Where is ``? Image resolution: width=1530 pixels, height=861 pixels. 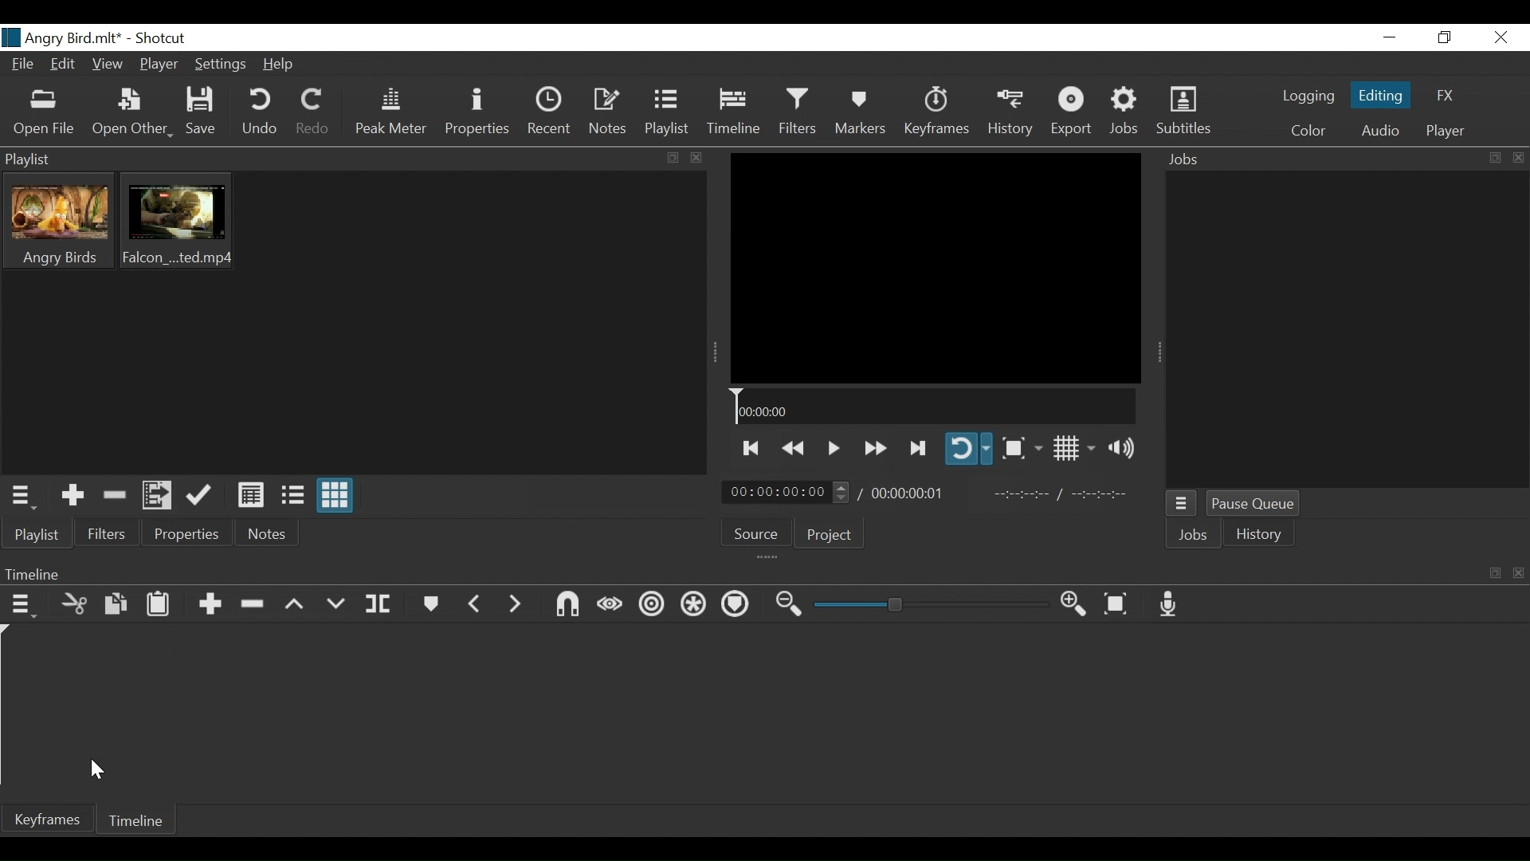
 is located at coordinates (667, 113).